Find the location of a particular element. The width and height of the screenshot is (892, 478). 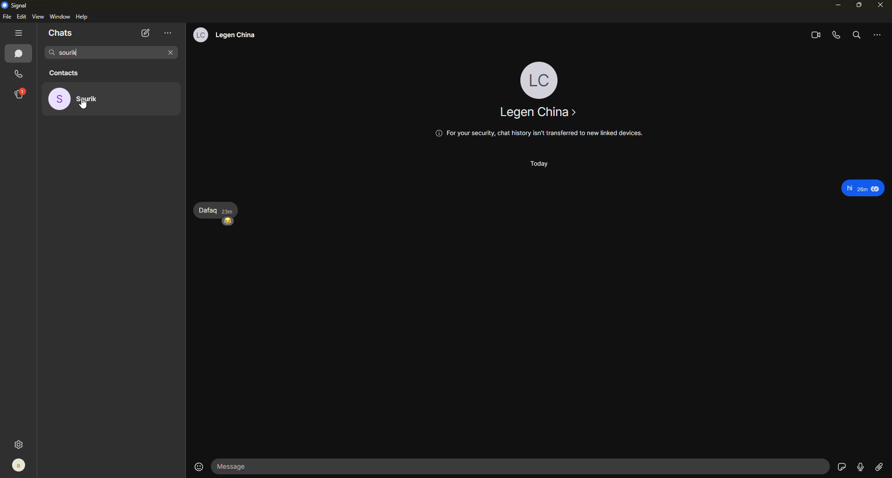

contacts is located at coordinates (87, 72).